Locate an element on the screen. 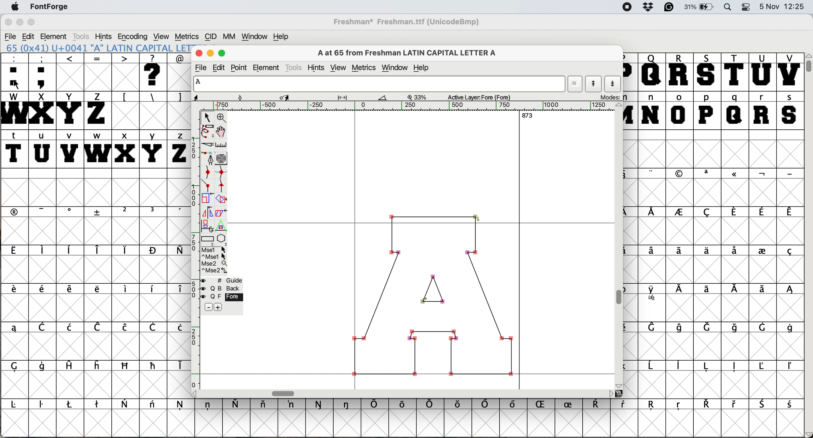  ^Mse is located at coordinates (214, 257).